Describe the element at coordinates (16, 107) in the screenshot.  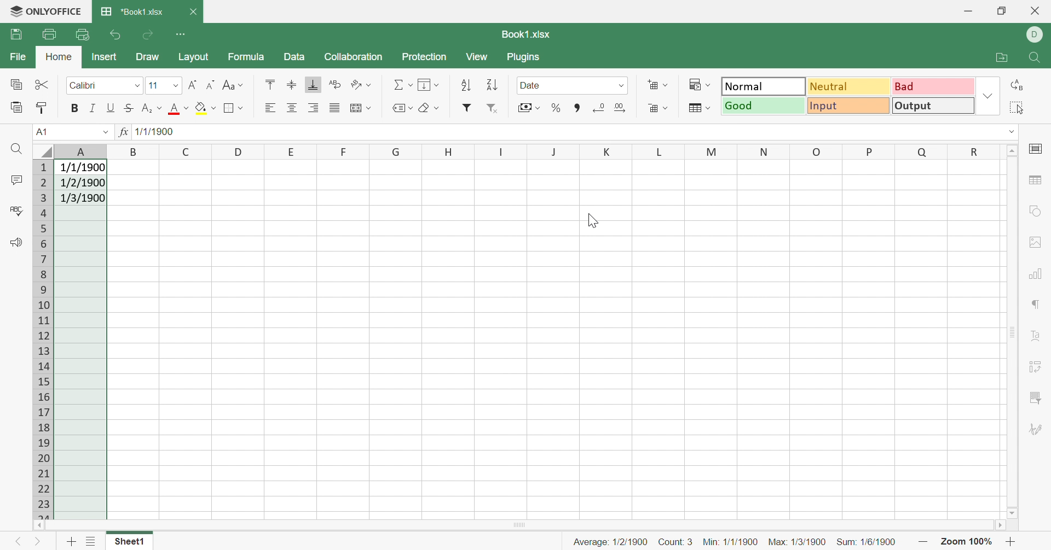
I see `Paste` at that location.